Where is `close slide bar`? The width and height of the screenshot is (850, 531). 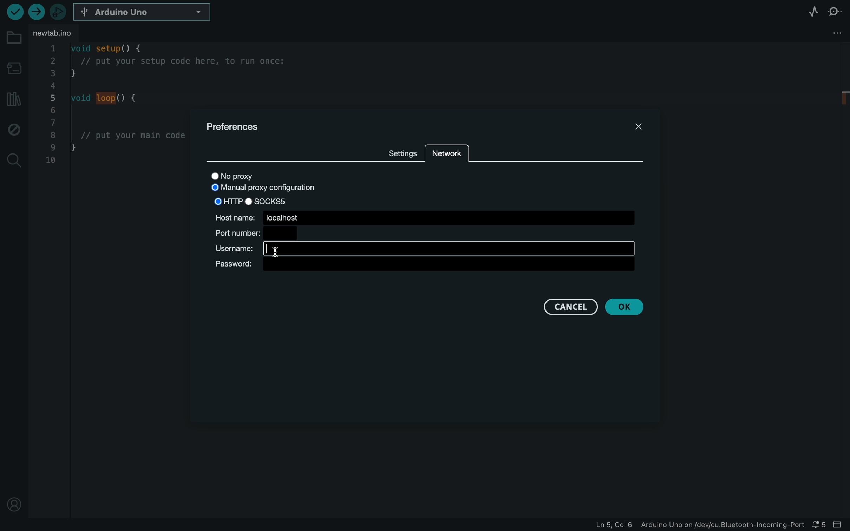
close slide bar is located at coordinates (841, 524).